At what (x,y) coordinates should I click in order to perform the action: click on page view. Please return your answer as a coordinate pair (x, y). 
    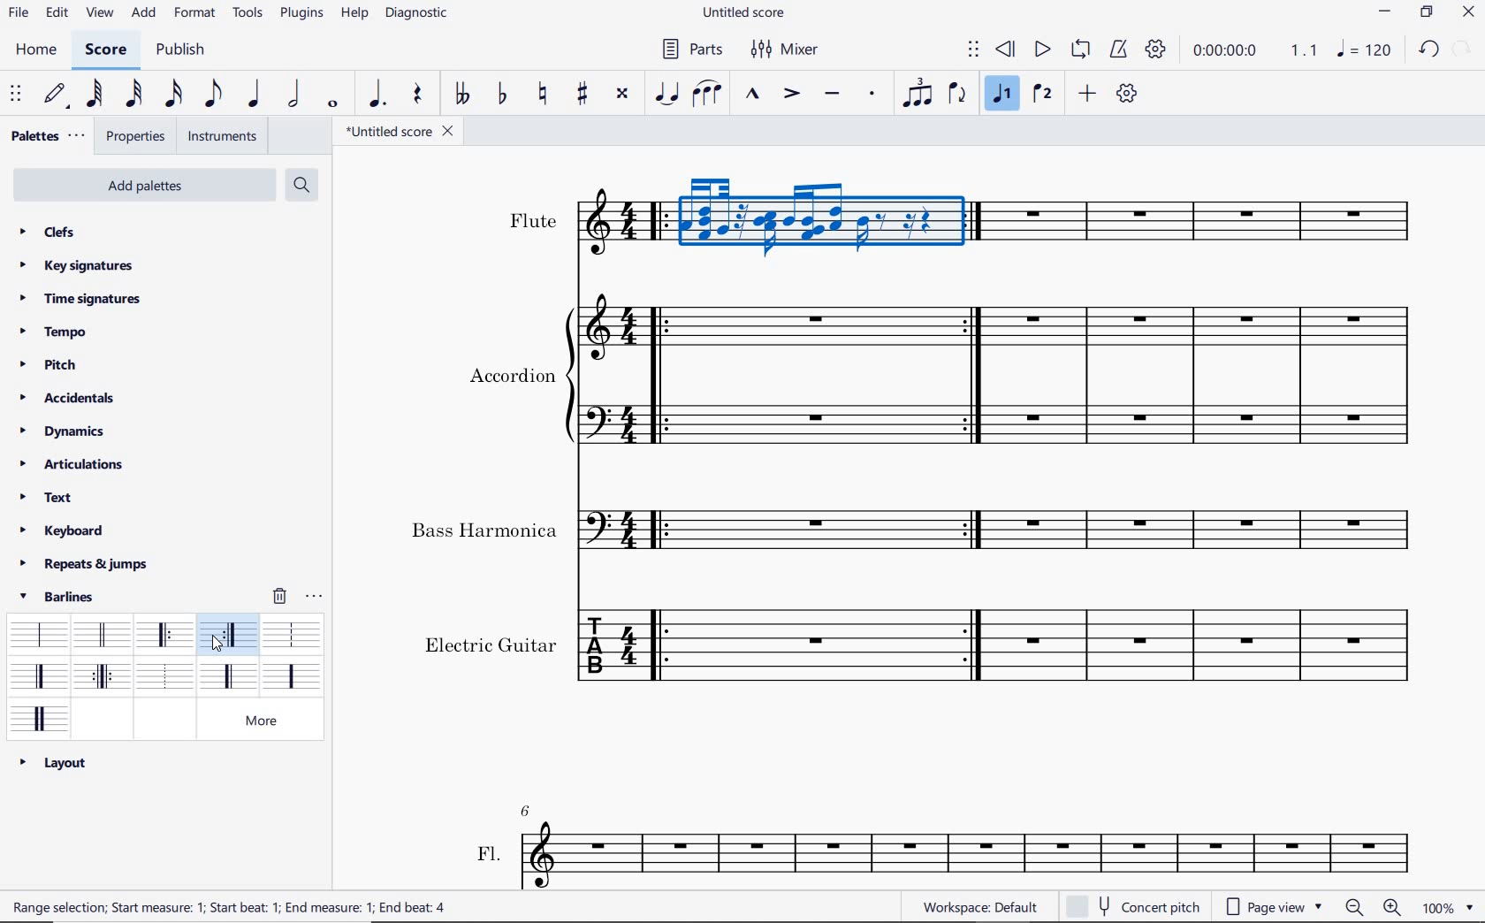
    Looking at the image, I should click on (1278, 904).